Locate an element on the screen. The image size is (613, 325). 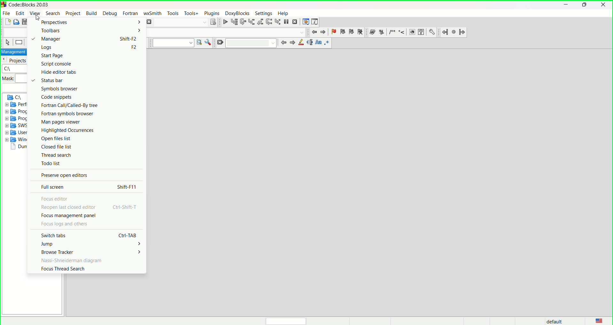
minimize is located at coordinates (566, 5).